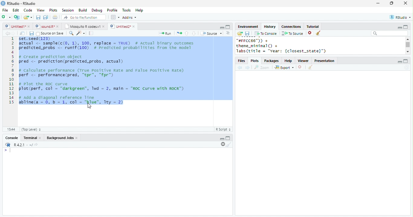  I want to click on Presentation, so click(324, 61).